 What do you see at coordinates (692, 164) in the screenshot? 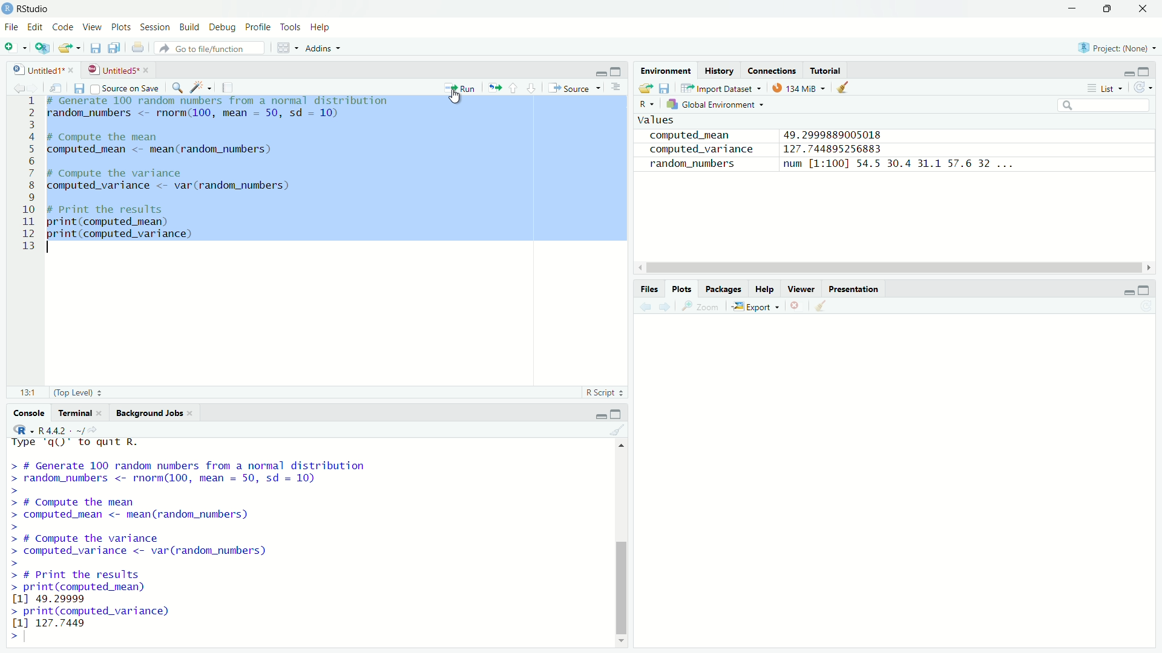
I see `random_numbers` at bounding box center [692, 164].